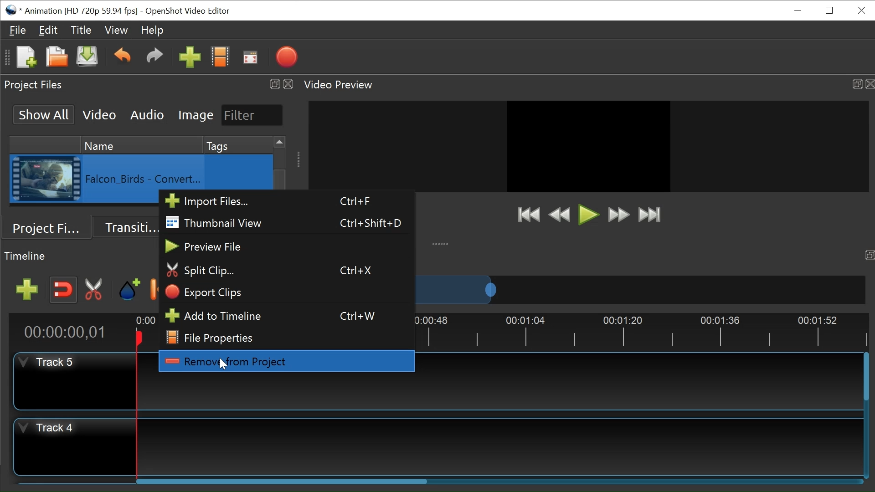  Describe the element at coordinates (619, 215) in the screenshot. I see `Fast Forward` at that location.